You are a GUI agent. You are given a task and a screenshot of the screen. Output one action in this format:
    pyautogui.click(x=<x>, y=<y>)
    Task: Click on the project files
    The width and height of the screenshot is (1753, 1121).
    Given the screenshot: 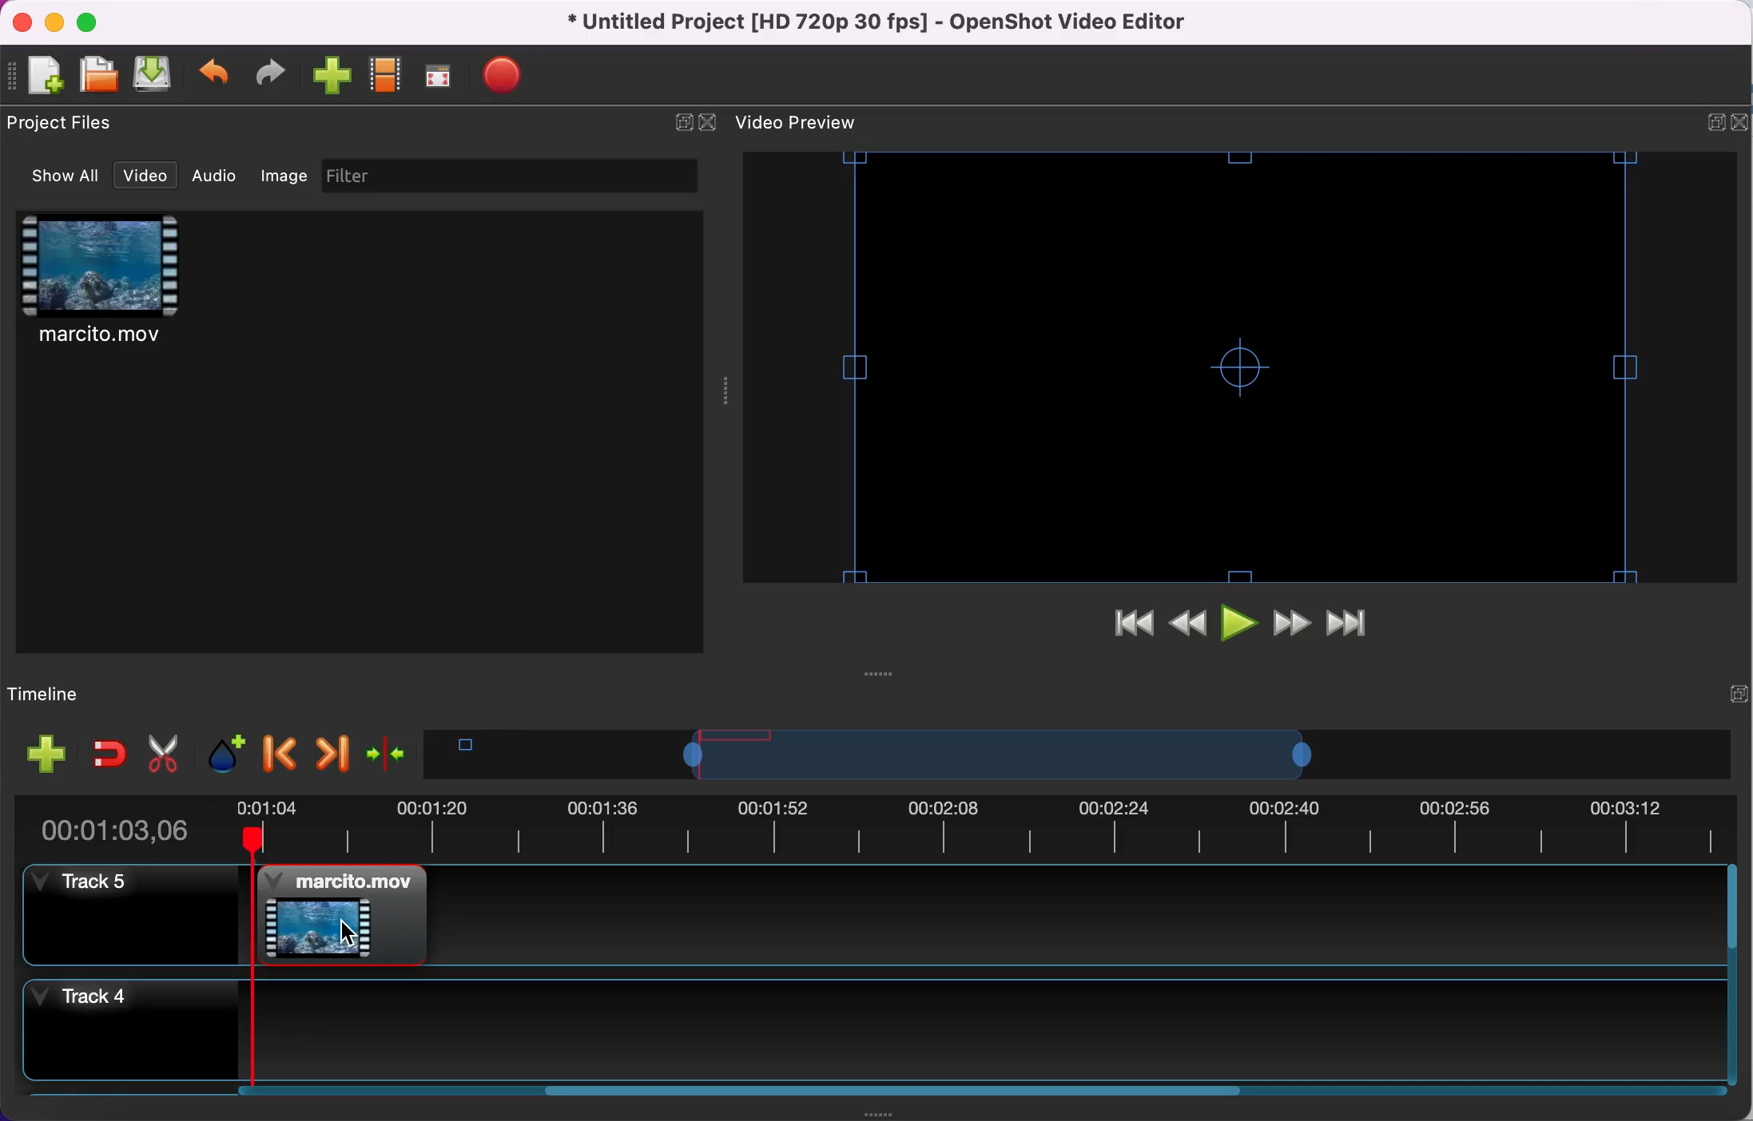 What is the action you would take?
    pyautogui.click(x=66, y=126)
    